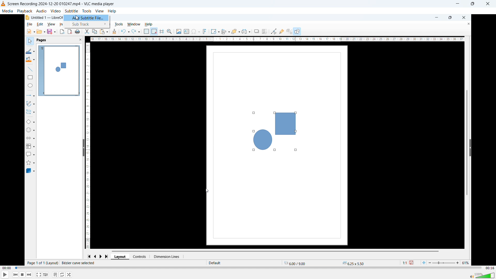  What do you see at coordinates (30, 113) in the screenshot?
I see `connectors` at bounding box center [30, 113].